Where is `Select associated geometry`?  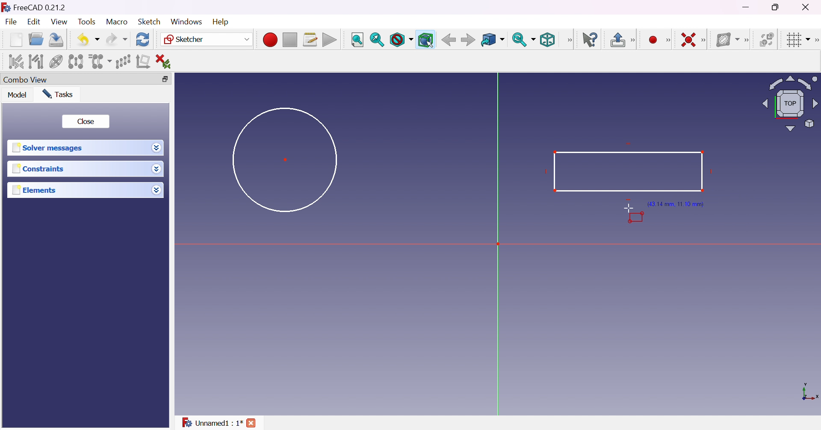
Select associated geometry is located at coordinates (36, 61).